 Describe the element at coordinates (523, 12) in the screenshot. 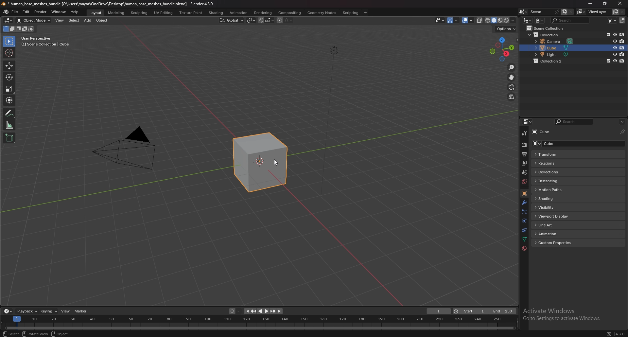

I see `browse scene` at that location.